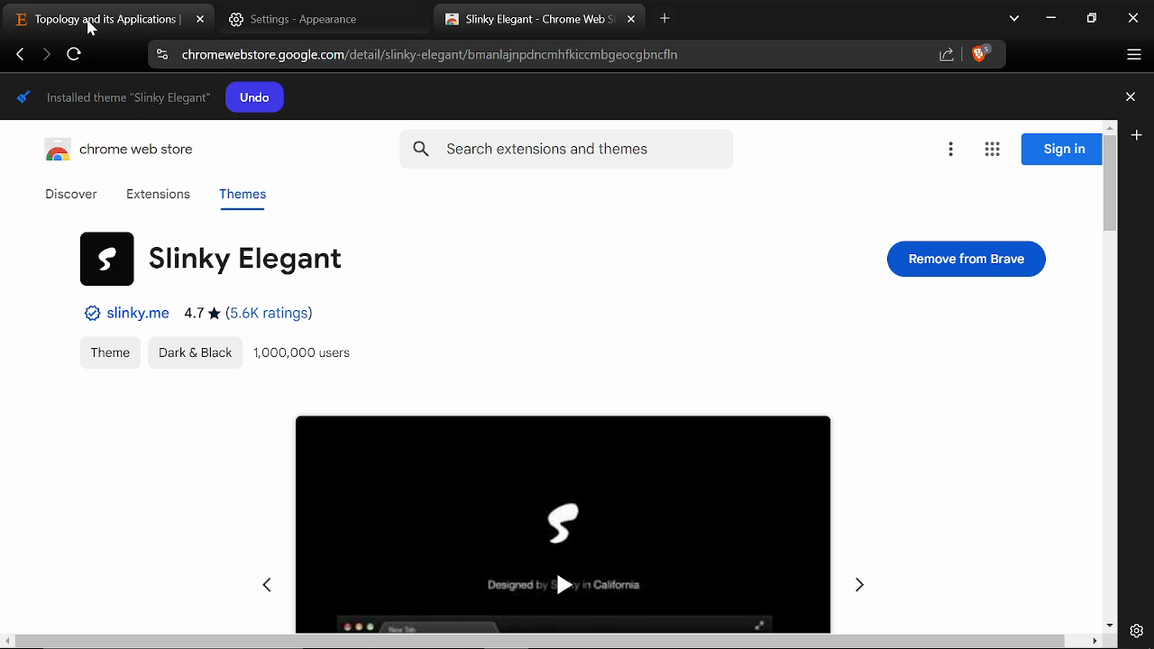 This screenshot has height=649, width=1154. Describe the element at coordinates (75, 57) in the screenshot. I see `Refesh` at that location.